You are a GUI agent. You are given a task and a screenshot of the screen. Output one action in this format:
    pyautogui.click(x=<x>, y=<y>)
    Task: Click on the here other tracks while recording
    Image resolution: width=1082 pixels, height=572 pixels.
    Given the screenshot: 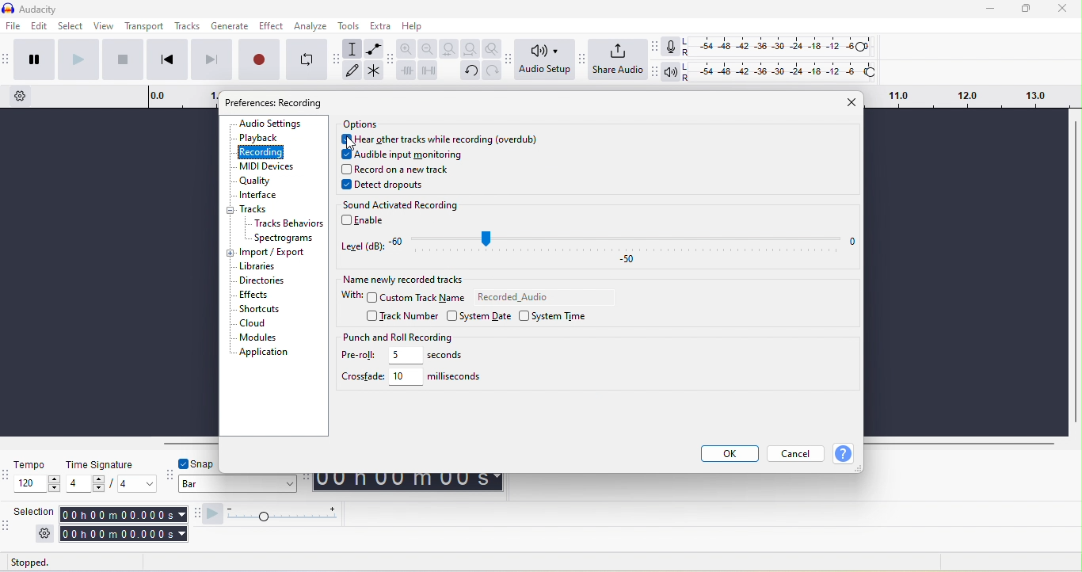 What is the action you would take?
    pyautogui.click(x=443, y=139)
    